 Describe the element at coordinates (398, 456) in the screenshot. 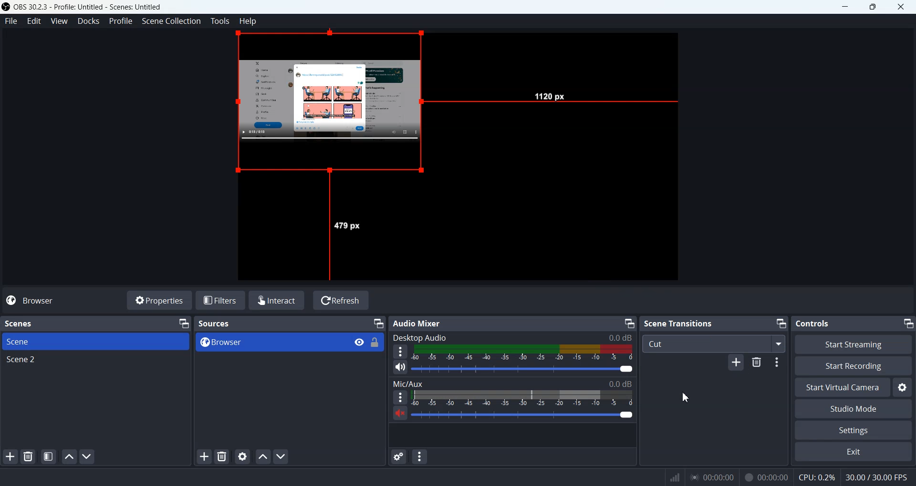

I see `Advance audio Properties` at that location.